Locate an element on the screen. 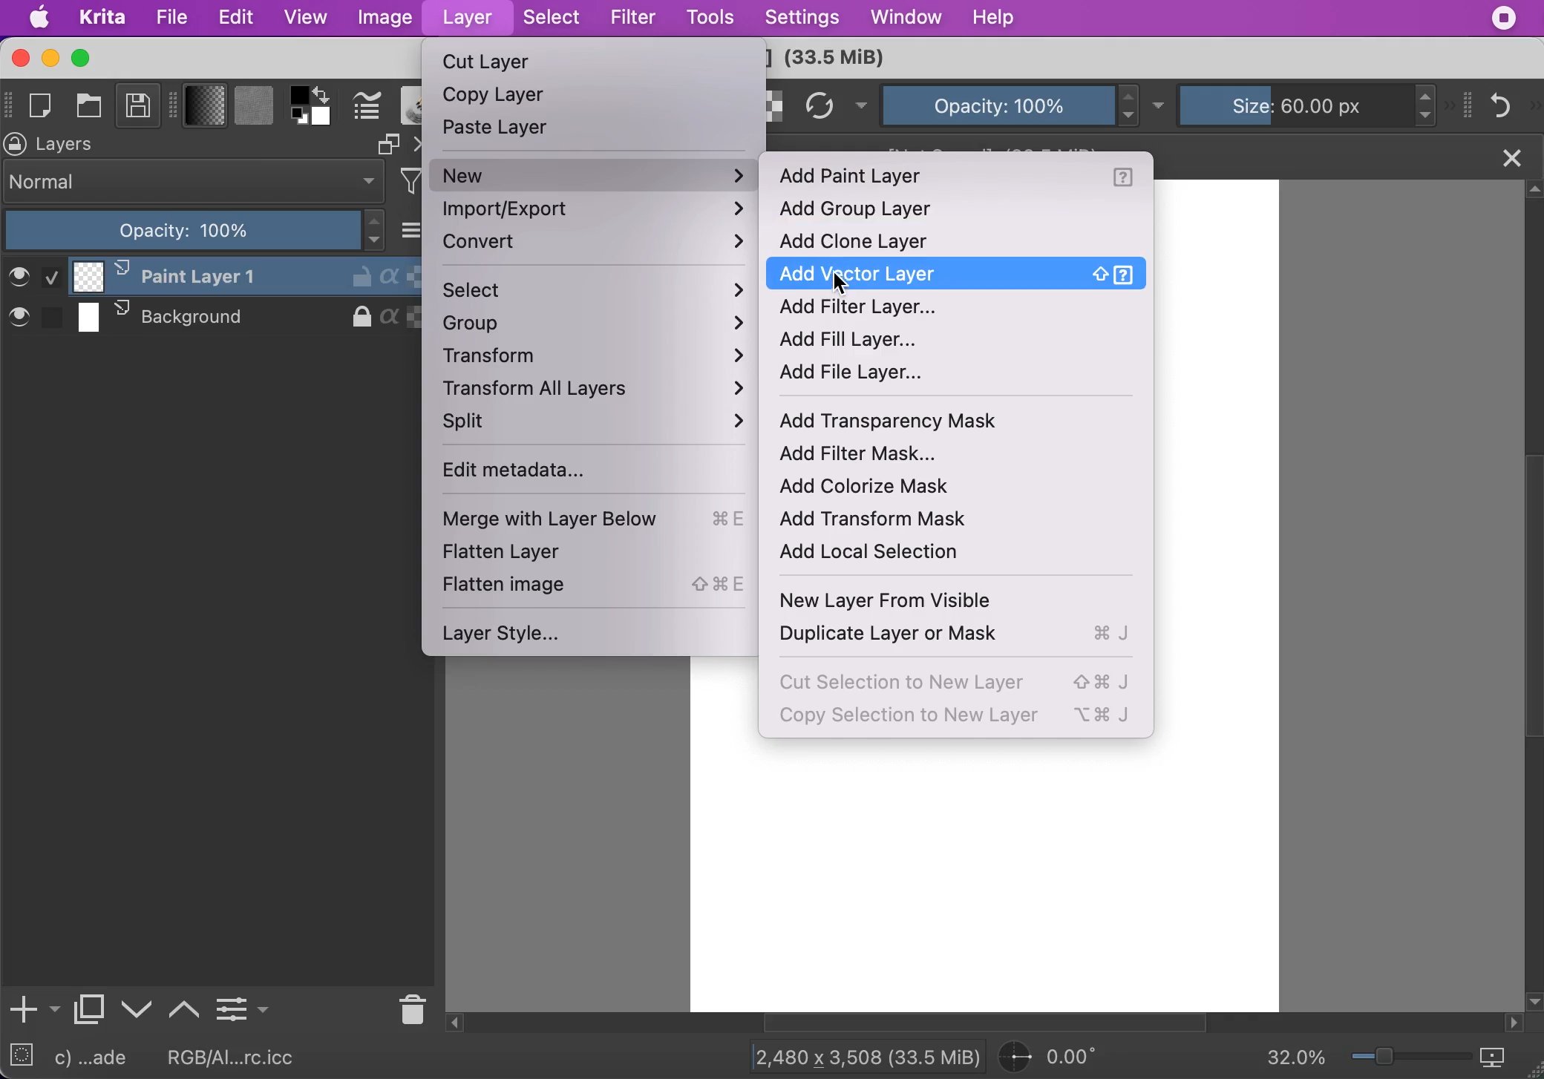 The image size is (1544, 1079). add clone layer is located at coordinates (871, 240).